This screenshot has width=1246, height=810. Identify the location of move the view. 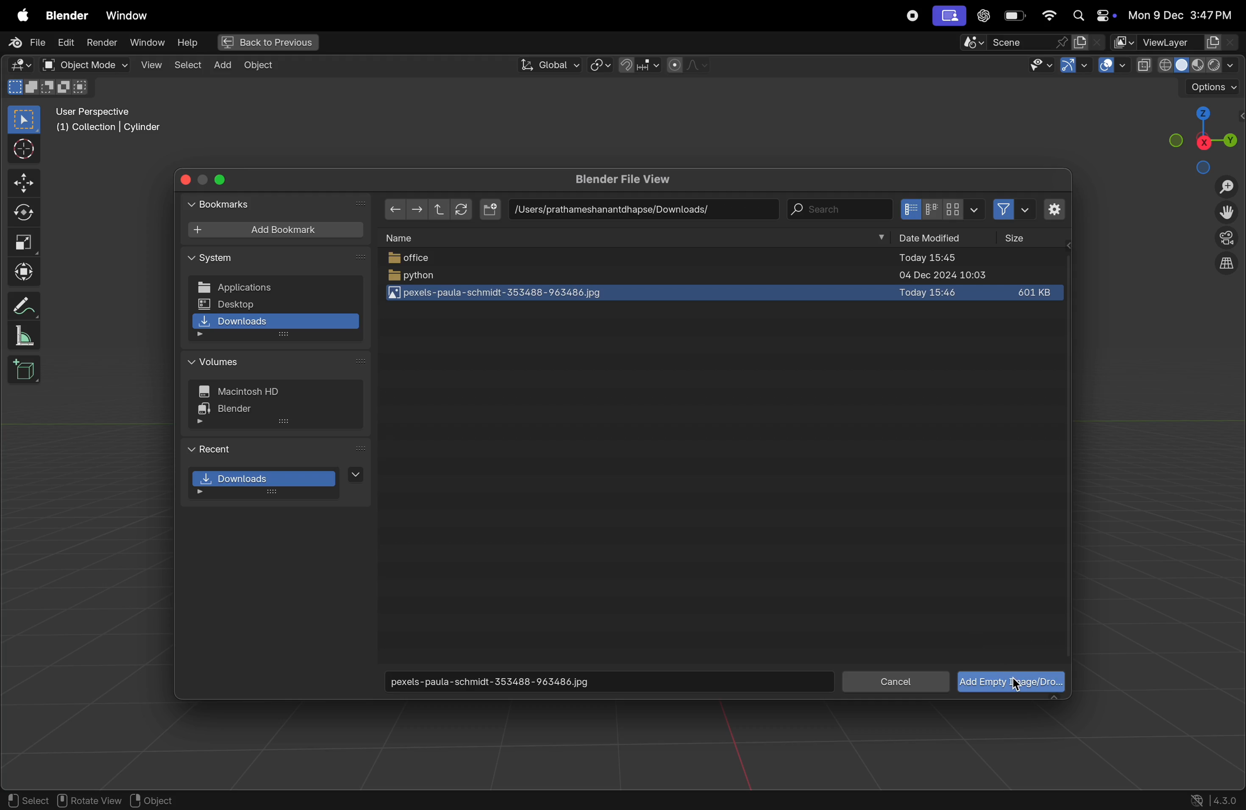
(1229, 213).